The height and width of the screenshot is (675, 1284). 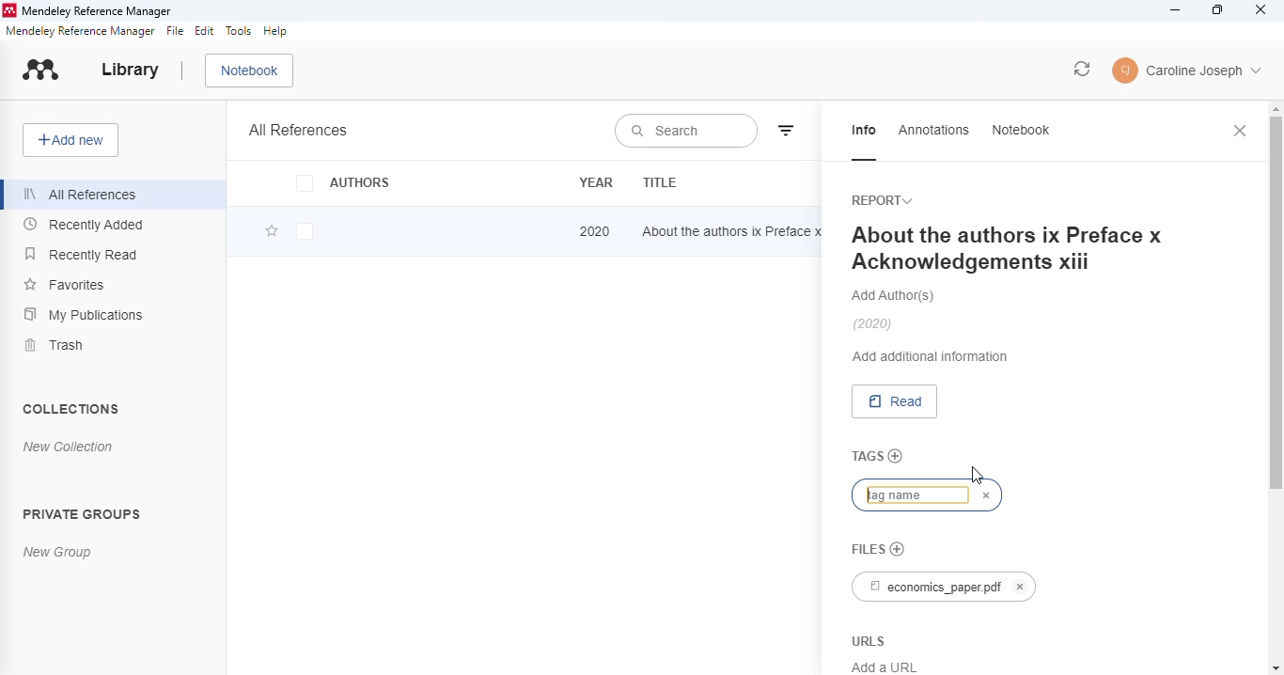 What do you see at coordinates (869, 547) in the screenshot?
I see `files` at bounding box center [869, 547].